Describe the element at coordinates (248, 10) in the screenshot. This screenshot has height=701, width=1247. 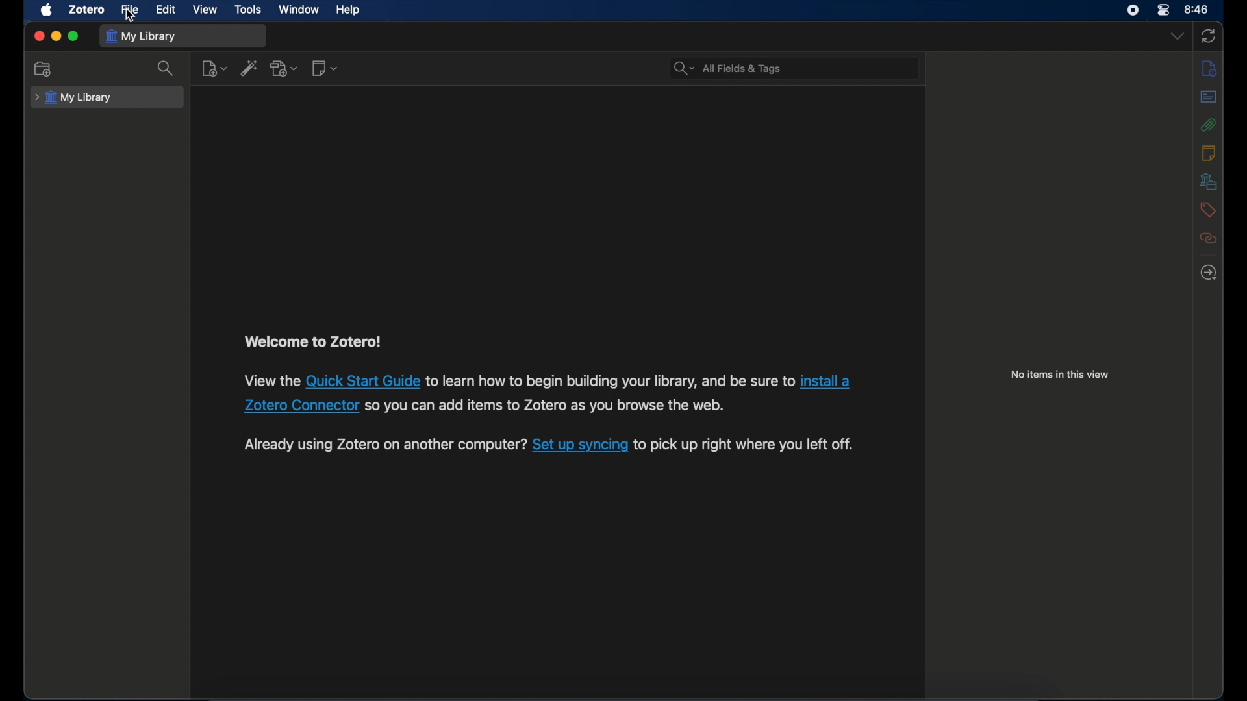
I see `tools` at that location.